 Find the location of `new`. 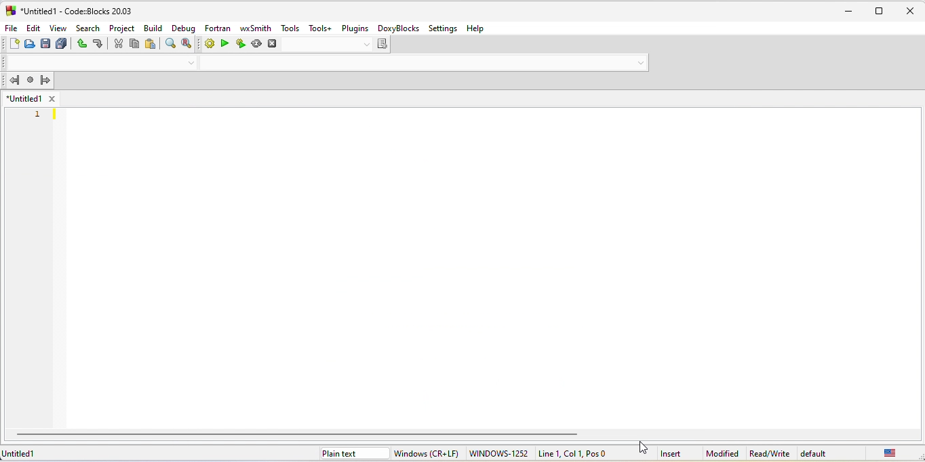

new is located at coordinates (14, 44).